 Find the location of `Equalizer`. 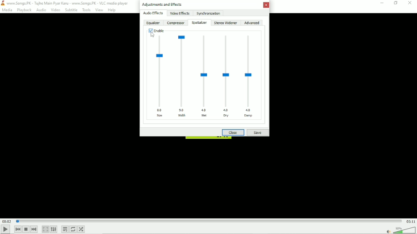

Equalizer is located at coordinates (153, 23).